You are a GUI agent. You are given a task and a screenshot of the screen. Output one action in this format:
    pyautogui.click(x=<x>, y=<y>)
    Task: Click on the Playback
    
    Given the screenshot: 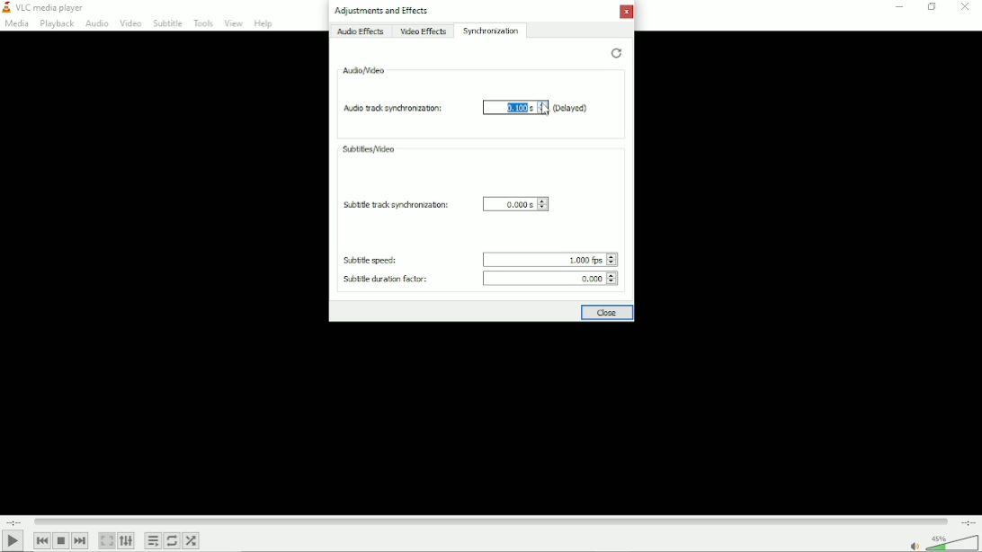 What is the action you would take?
    pyautogui.click(x=58, y=24)
    